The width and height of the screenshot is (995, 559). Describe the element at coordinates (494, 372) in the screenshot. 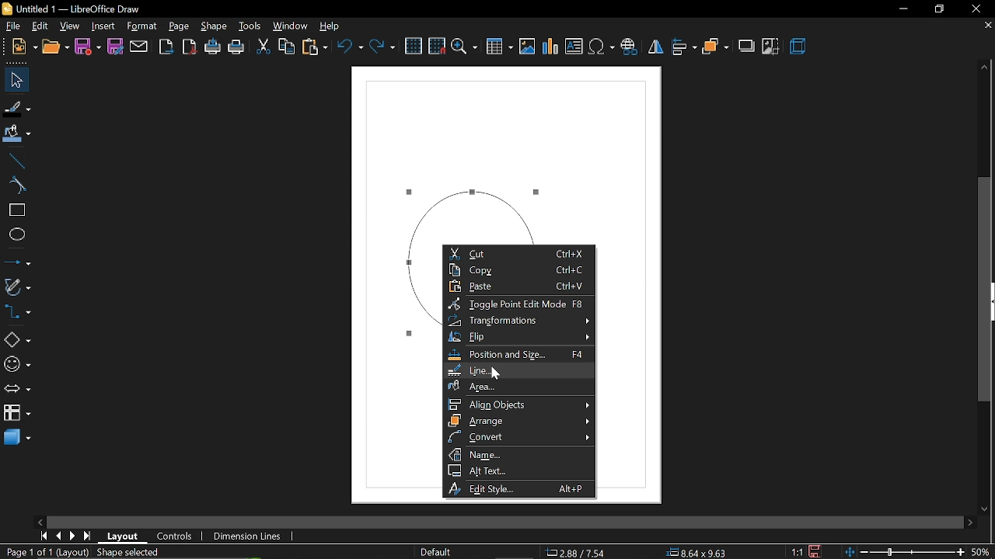

I see `Cursor` at that location.